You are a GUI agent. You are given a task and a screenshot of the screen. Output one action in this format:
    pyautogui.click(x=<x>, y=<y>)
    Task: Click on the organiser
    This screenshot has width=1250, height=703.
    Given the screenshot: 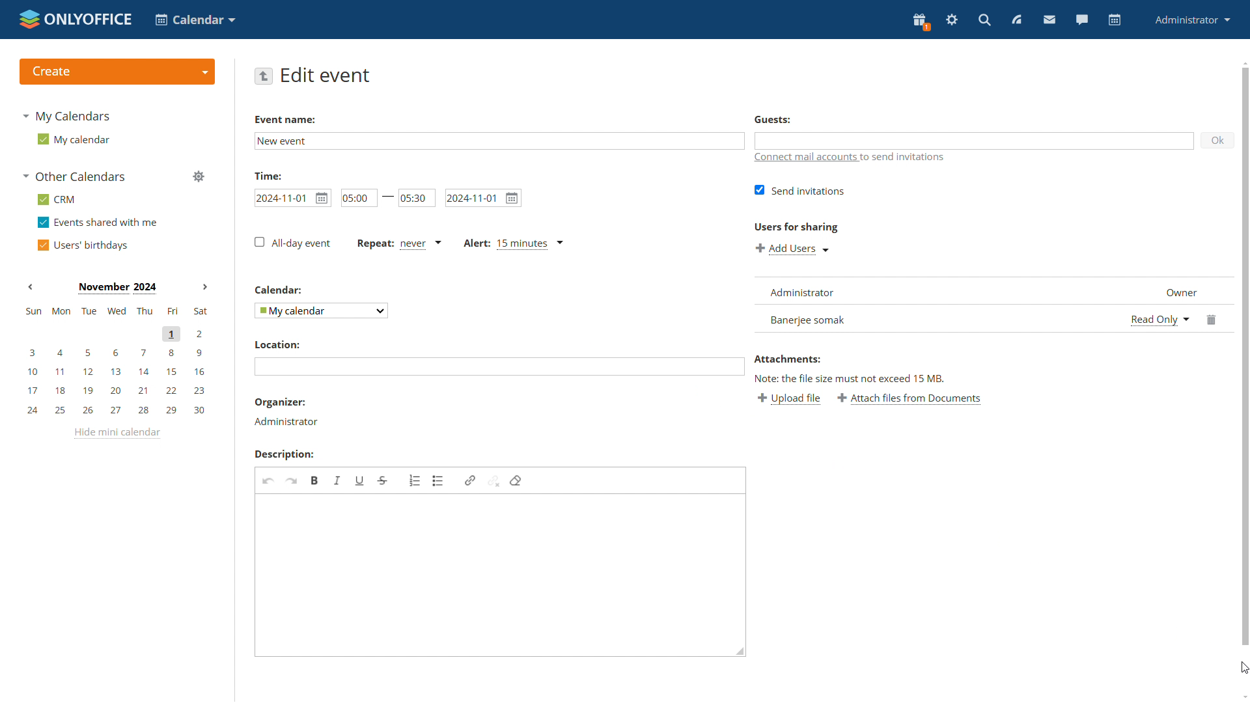 What is the action you would take?
    pyautogui.click(x=280, y=403)
    